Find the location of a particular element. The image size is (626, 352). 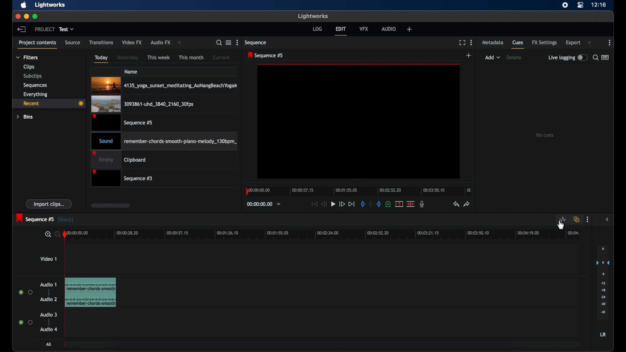

scroll box is located at coordinates (110, 205).